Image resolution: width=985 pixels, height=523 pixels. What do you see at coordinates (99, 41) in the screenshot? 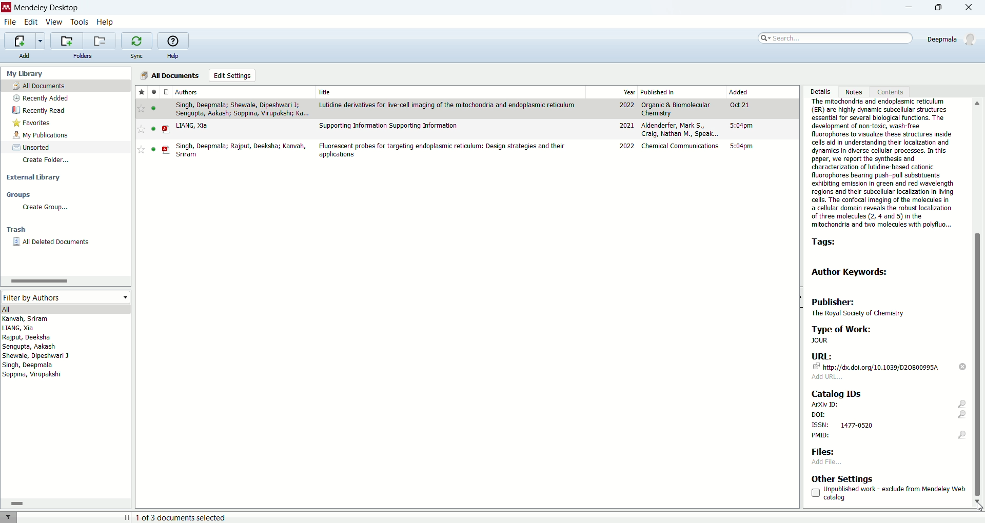
I see `remove current folder` at bounding box center [99, 41].